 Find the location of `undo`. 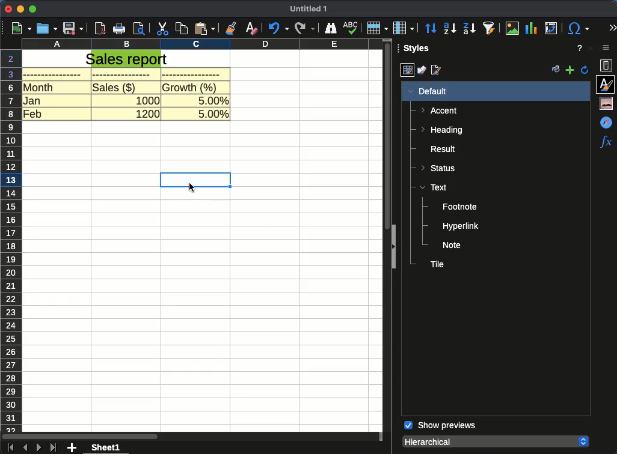

undo is located at coordinates (277, 28).